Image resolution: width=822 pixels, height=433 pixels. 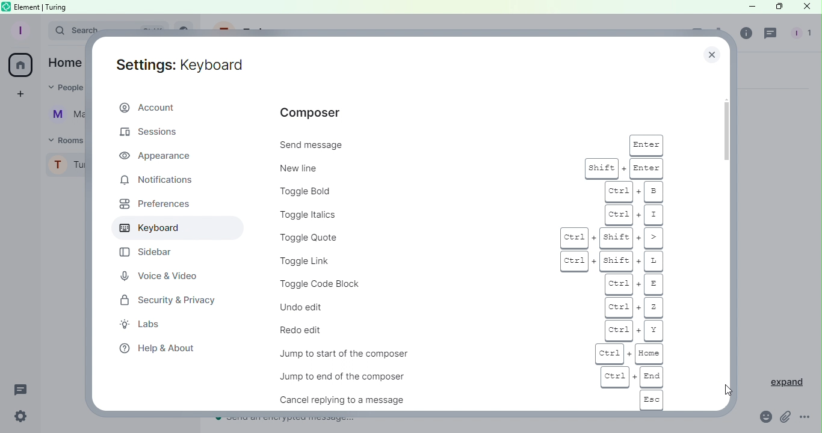 What do you see at coordinates (414, 146) in the screenshot?
I see `Send message ` at bounding box center [414, 146].